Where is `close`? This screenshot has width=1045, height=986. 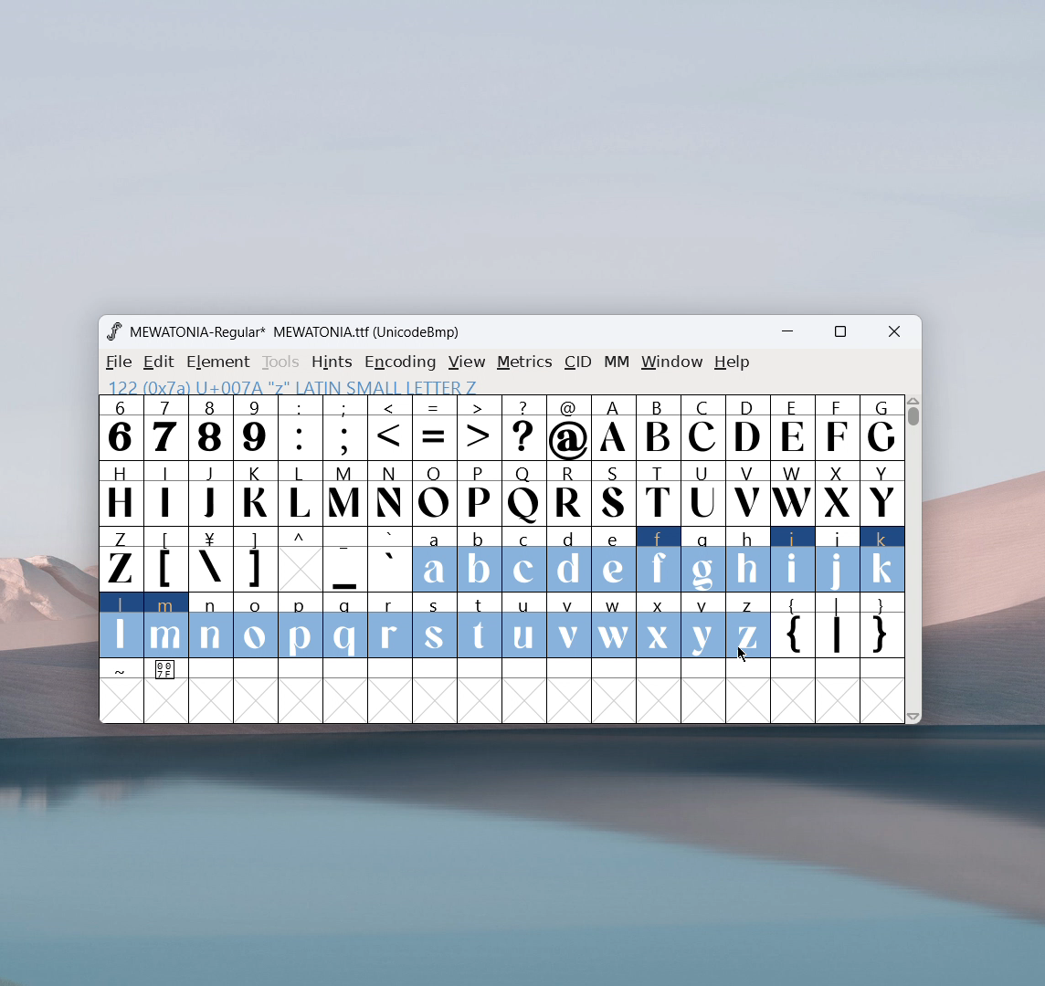 close is located at coordinates (894, 332).